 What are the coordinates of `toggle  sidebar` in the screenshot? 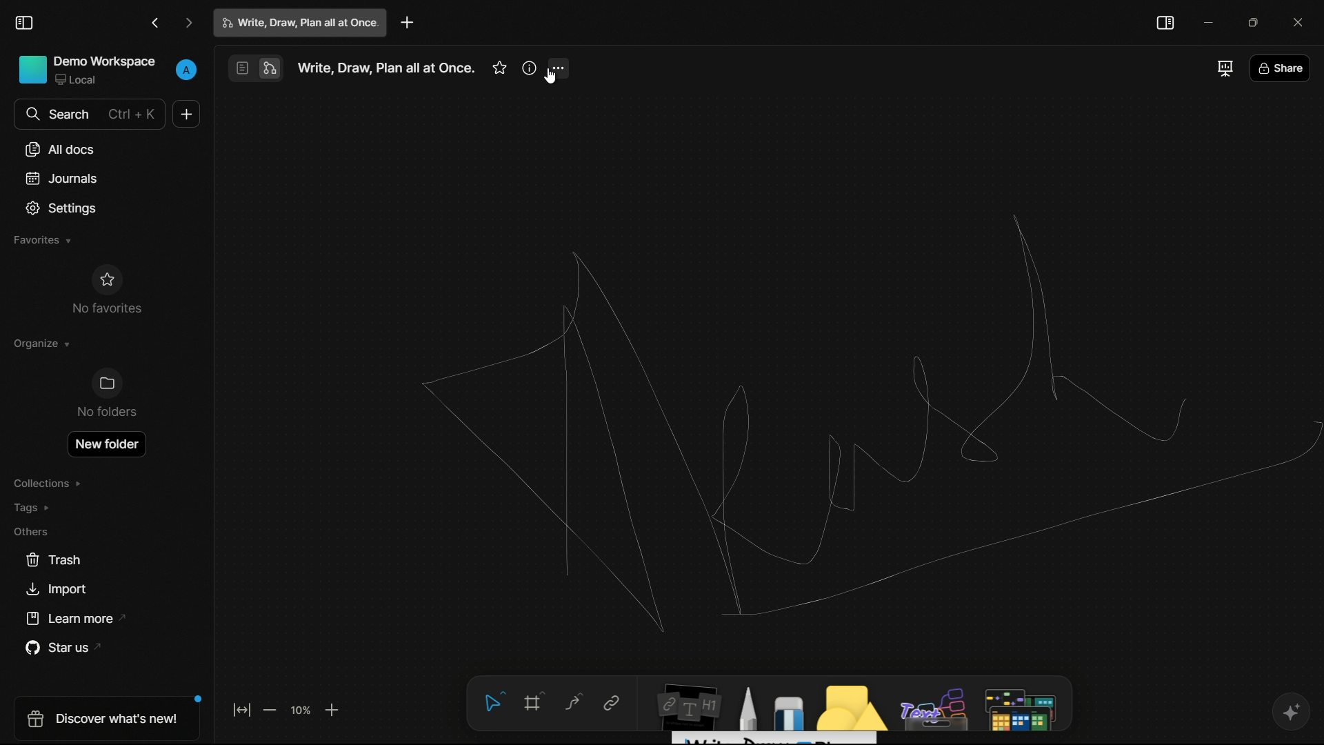 It's located at (23, 24).